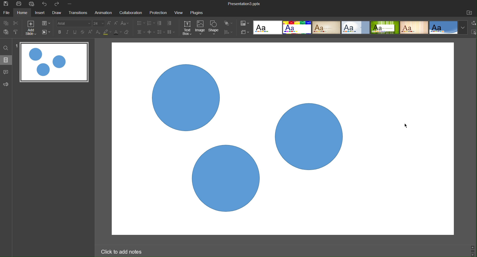  What do you see at coordinates (5, 49) in the screenshot?
I see `Find` at bounding box center [5, 49].